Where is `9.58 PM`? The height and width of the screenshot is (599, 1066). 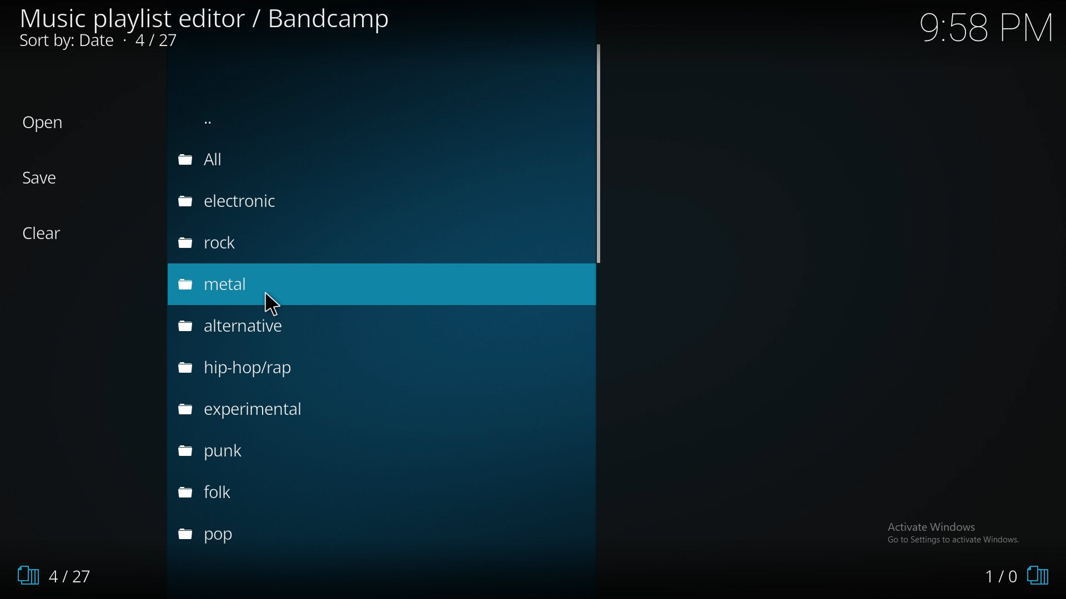 9.58 PM is located at coordinates (985, 27).